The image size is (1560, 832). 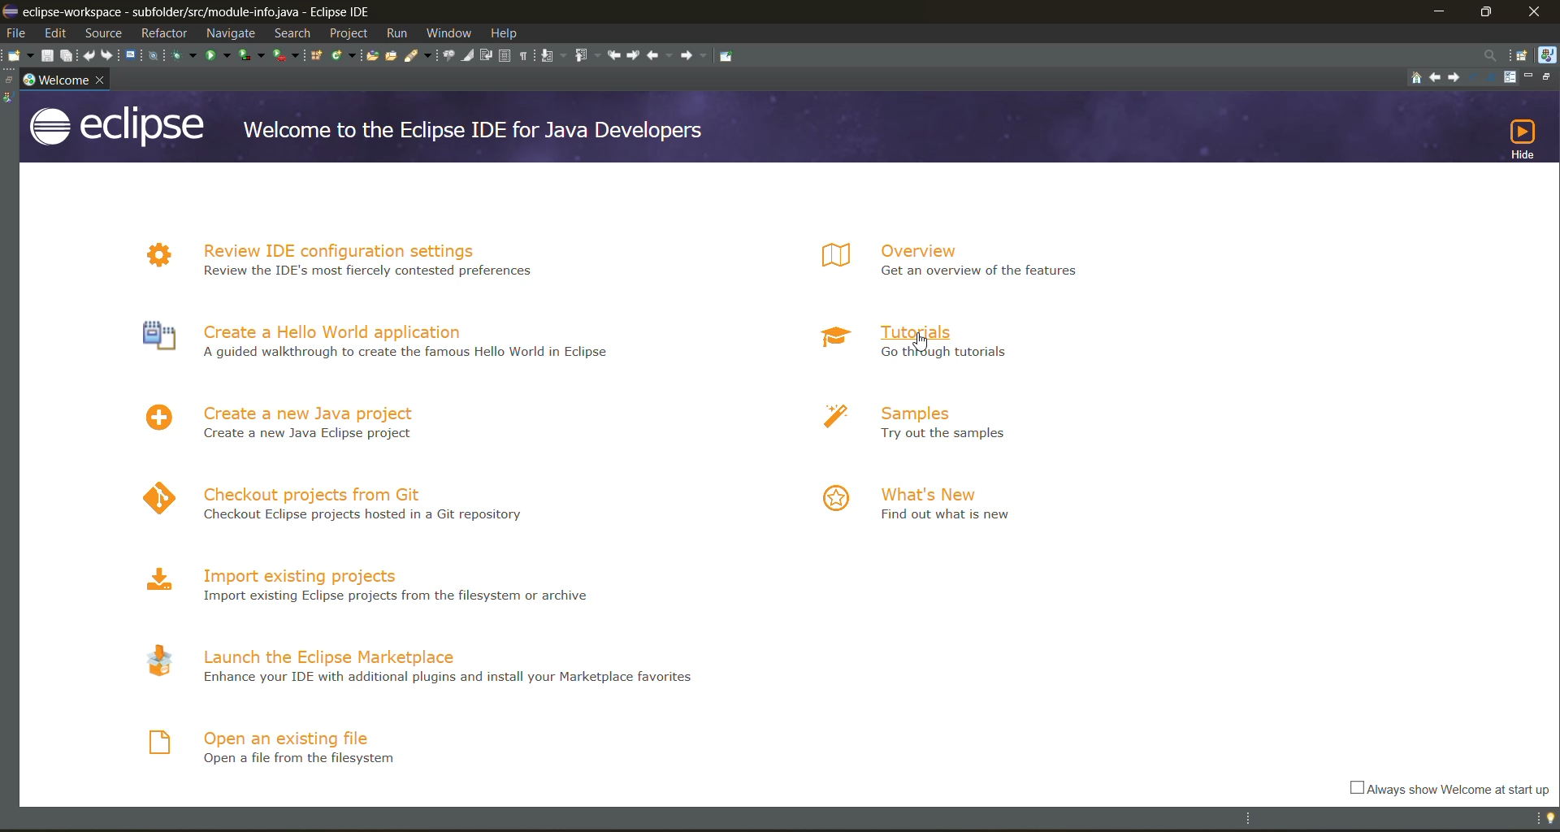 I want to click on create a new java project, so click(x=307, y=421).